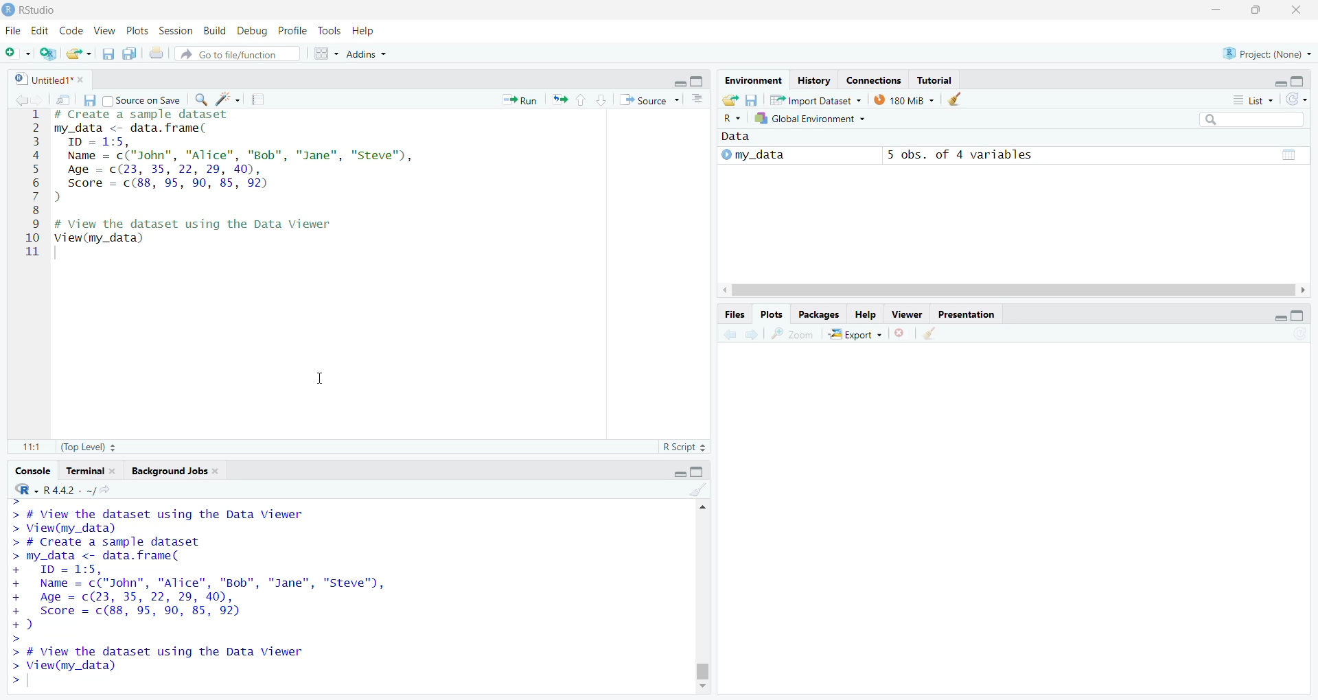  Describe the element at coordinates (319, 379) in the screenshot. I see `Cursor` at that location.